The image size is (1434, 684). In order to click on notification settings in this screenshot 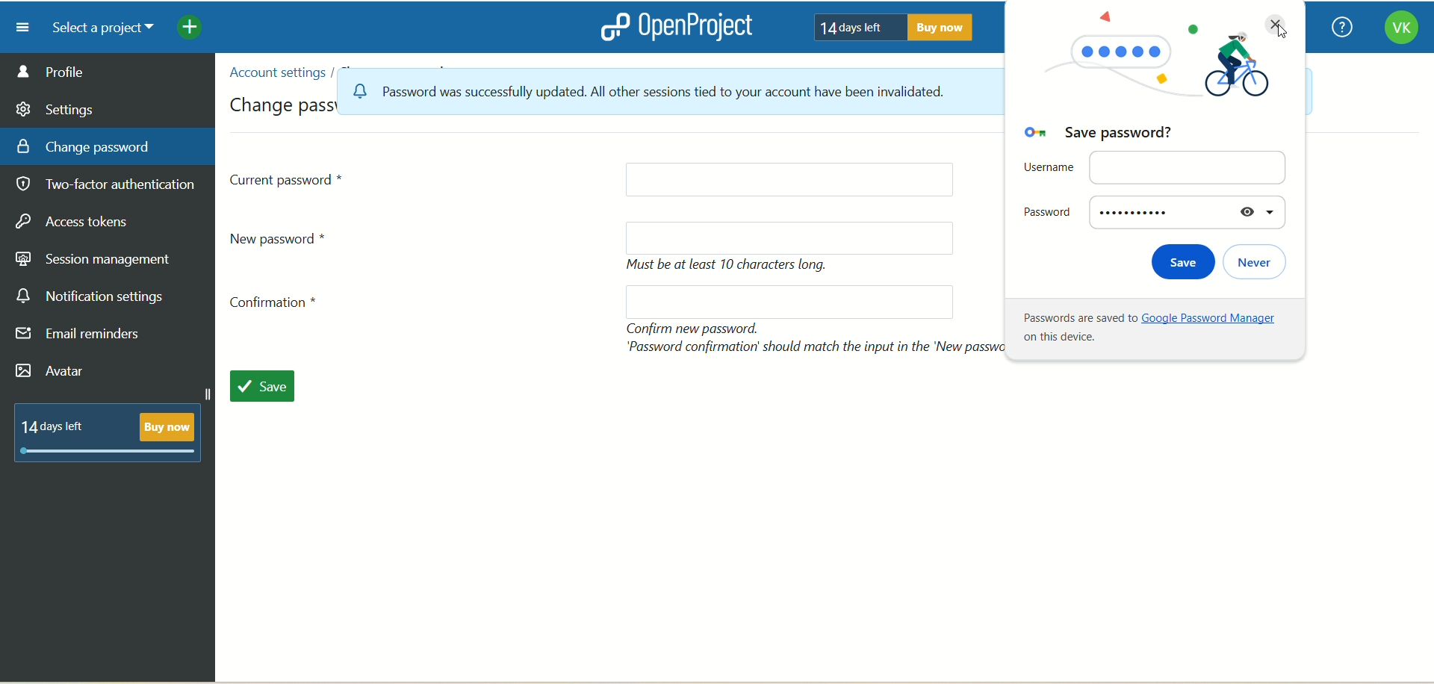, I will do `click(90, 296)`.